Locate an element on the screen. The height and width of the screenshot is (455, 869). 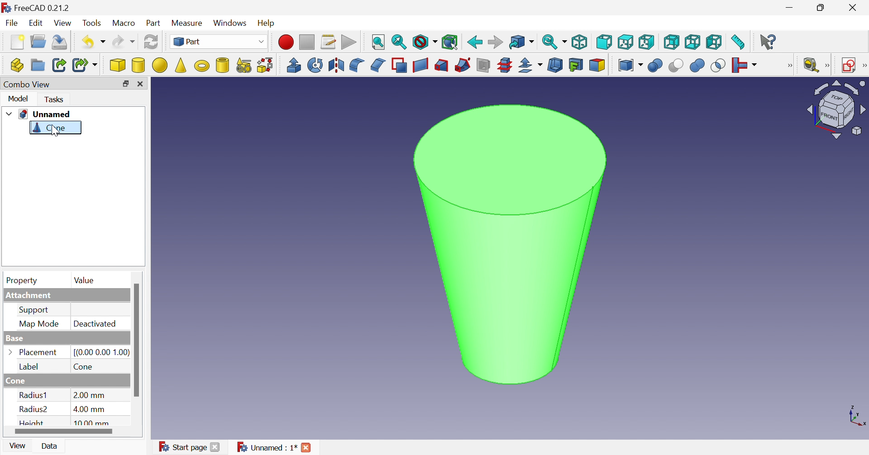
Map Mode is located at coordinates (40, 325).